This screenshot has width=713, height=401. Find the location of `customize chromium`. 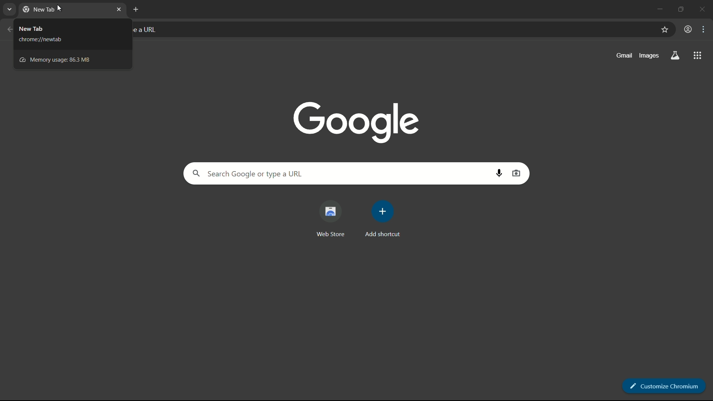

customize chromium is located at coordinates (665, 386).